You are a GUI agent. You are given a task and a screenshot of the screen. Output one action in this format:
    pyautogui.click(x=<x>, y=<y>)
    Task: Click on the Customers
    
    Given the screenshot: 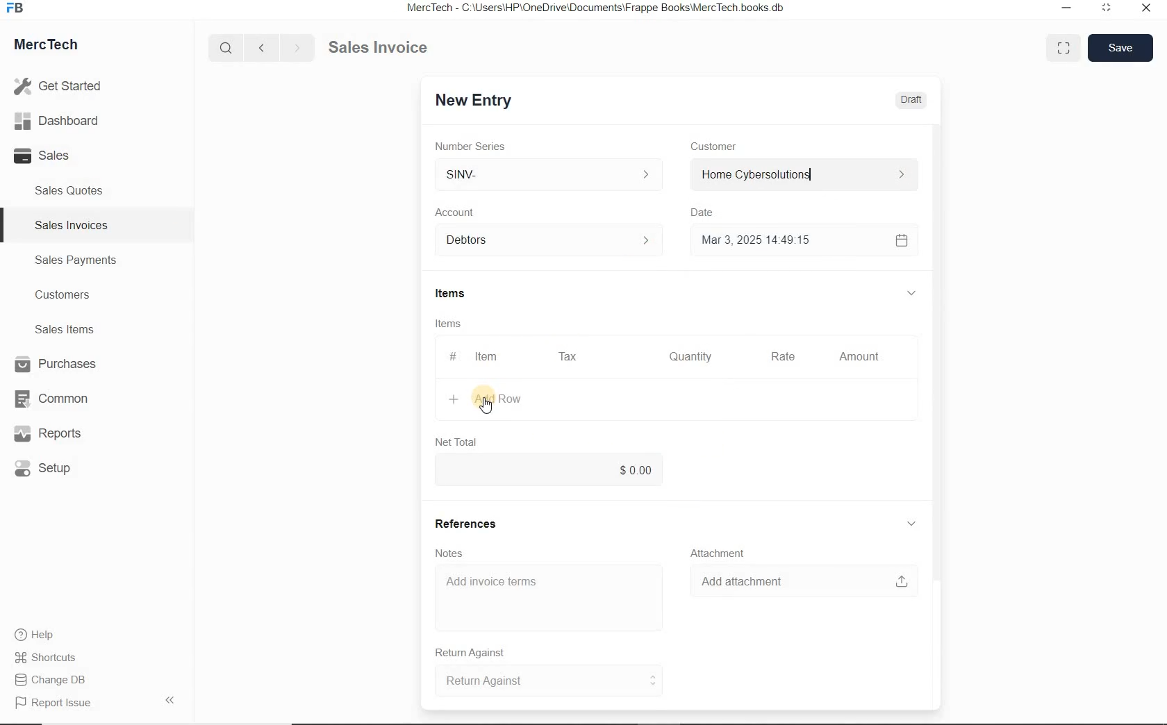 What is the action you would take?
    pyautogui.click(x=75, y=295)
    